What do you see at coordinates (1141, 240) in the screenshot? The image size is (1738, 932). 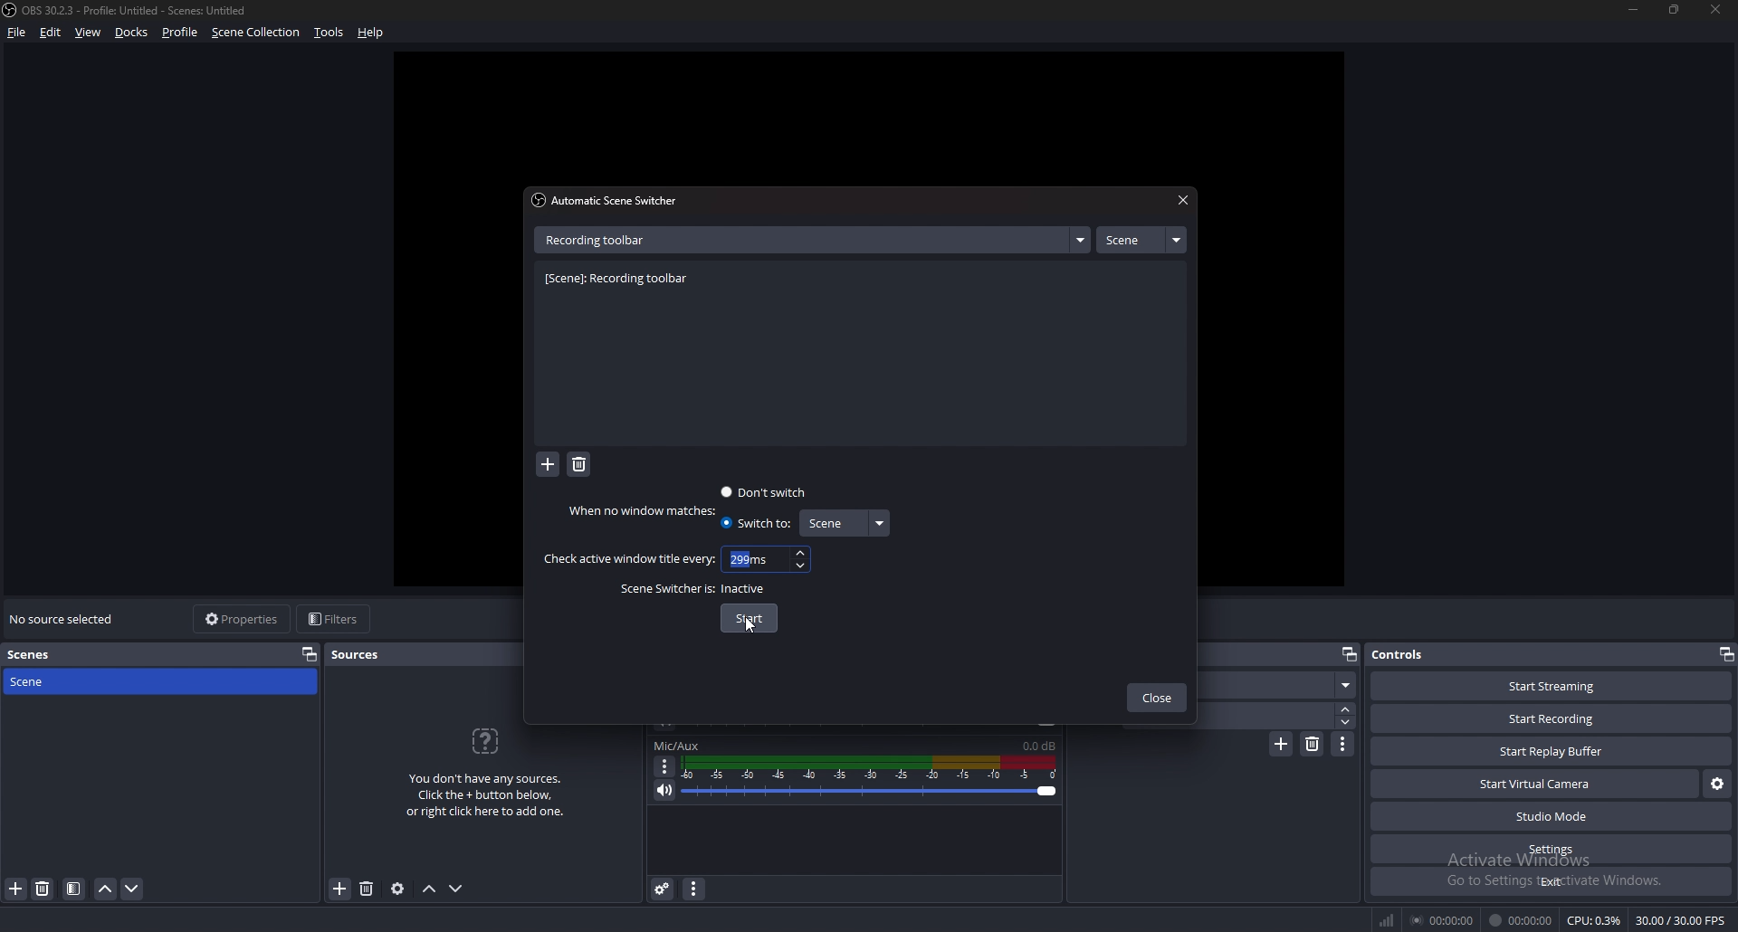 I see `scene` at bounding box center [1141, 240].